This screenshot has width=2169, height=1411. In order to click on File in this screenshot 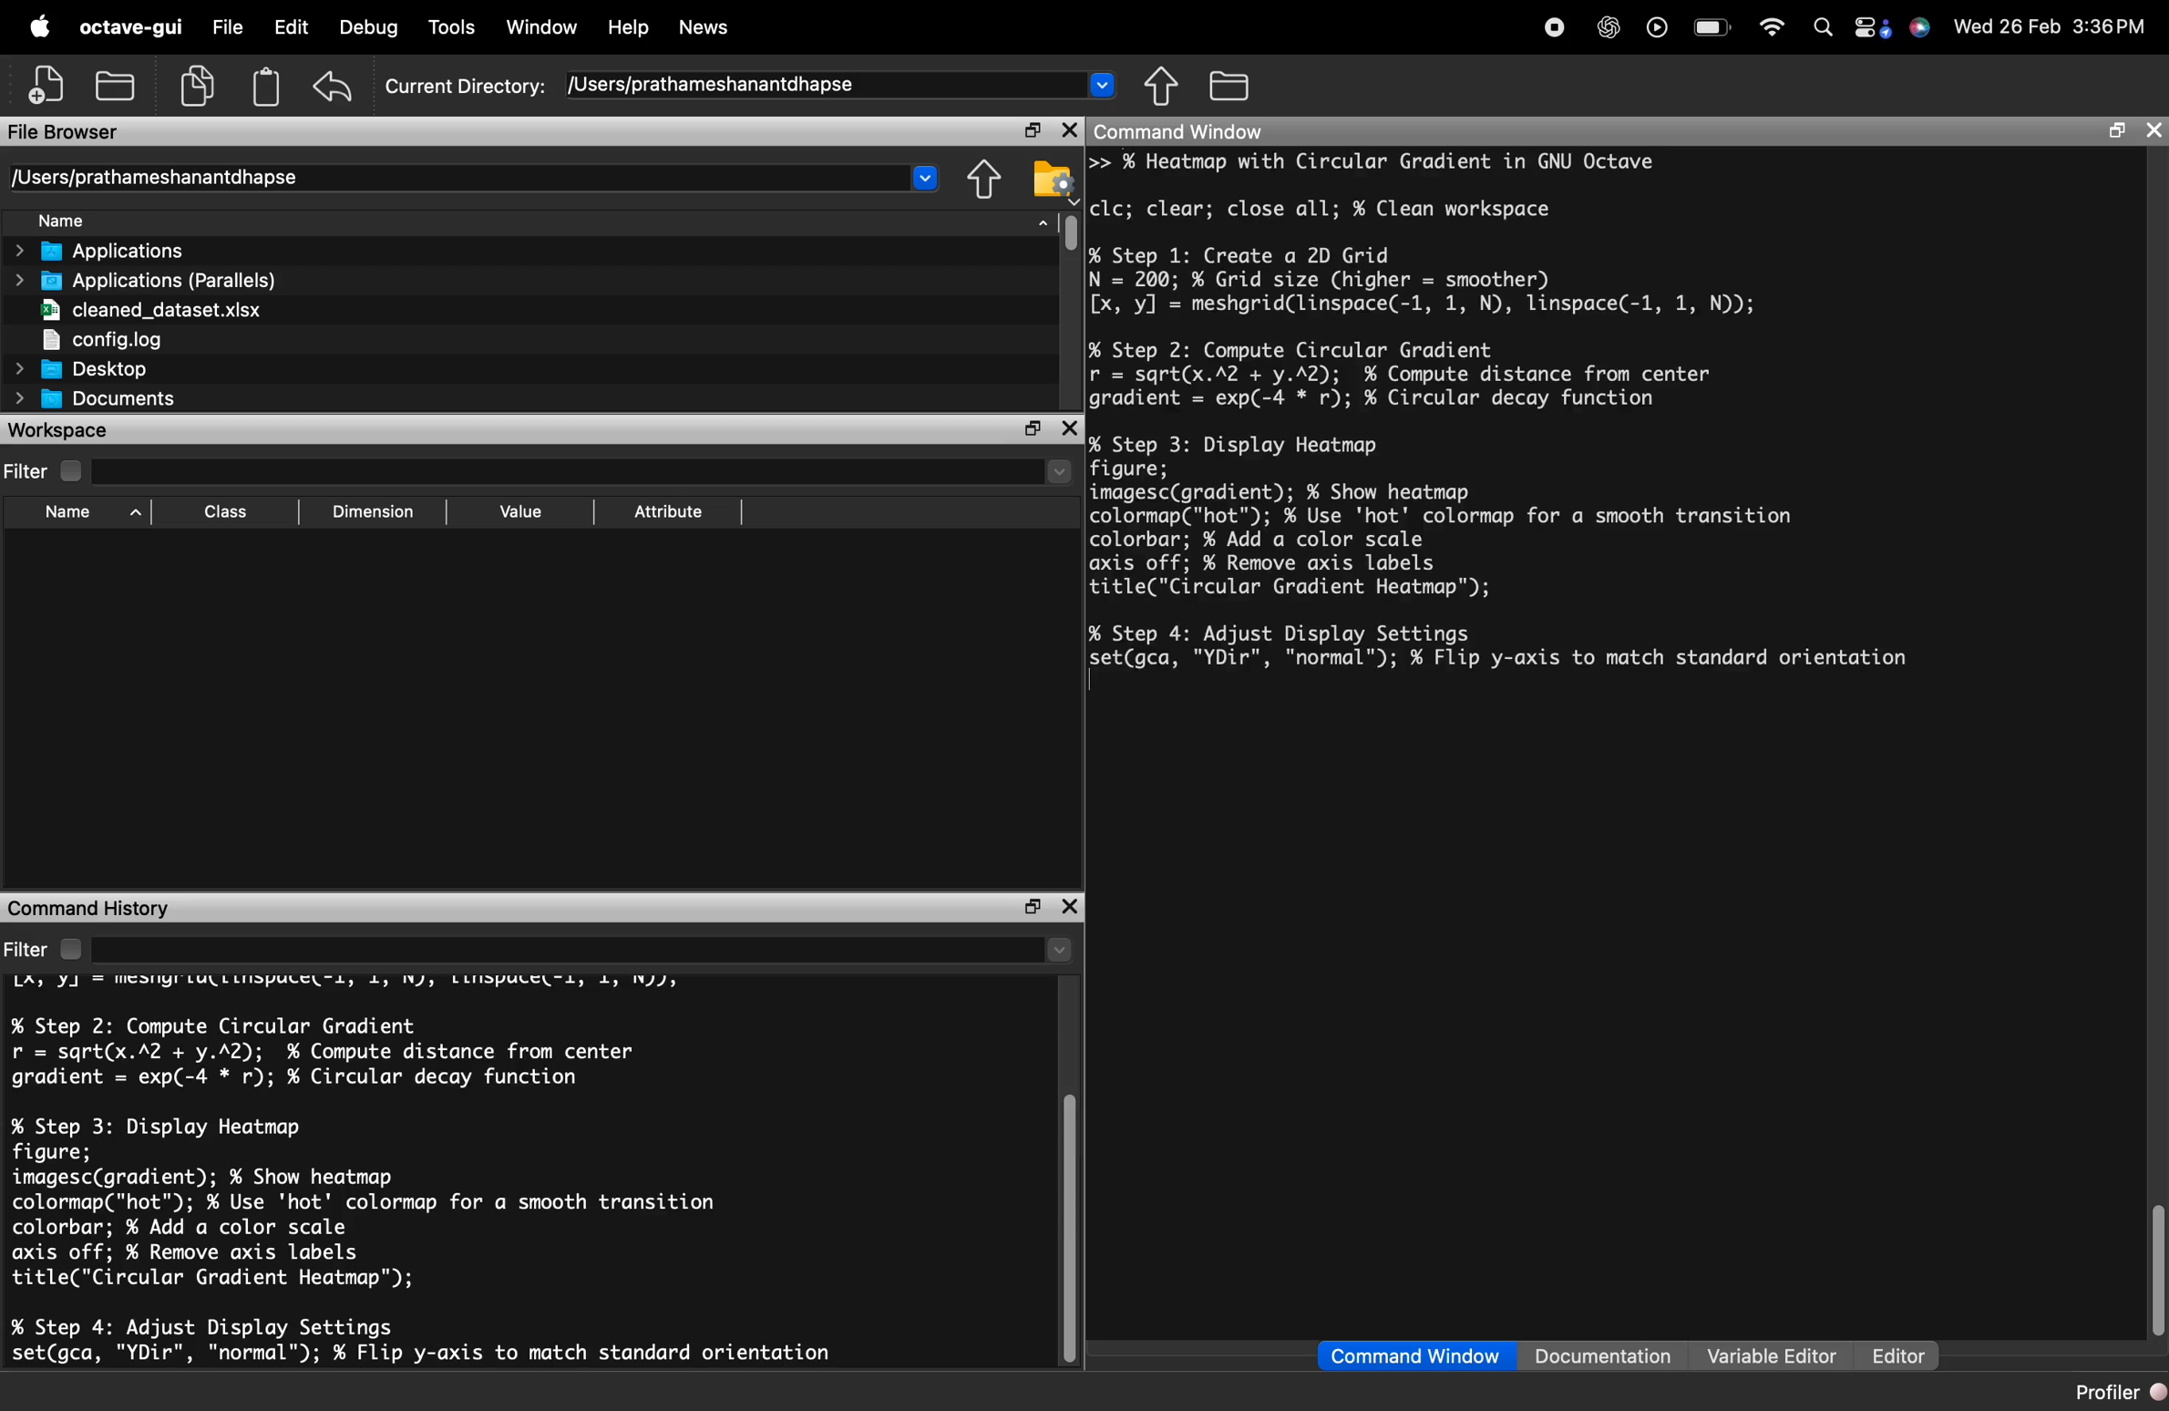, I will do `click(228, 27)`.